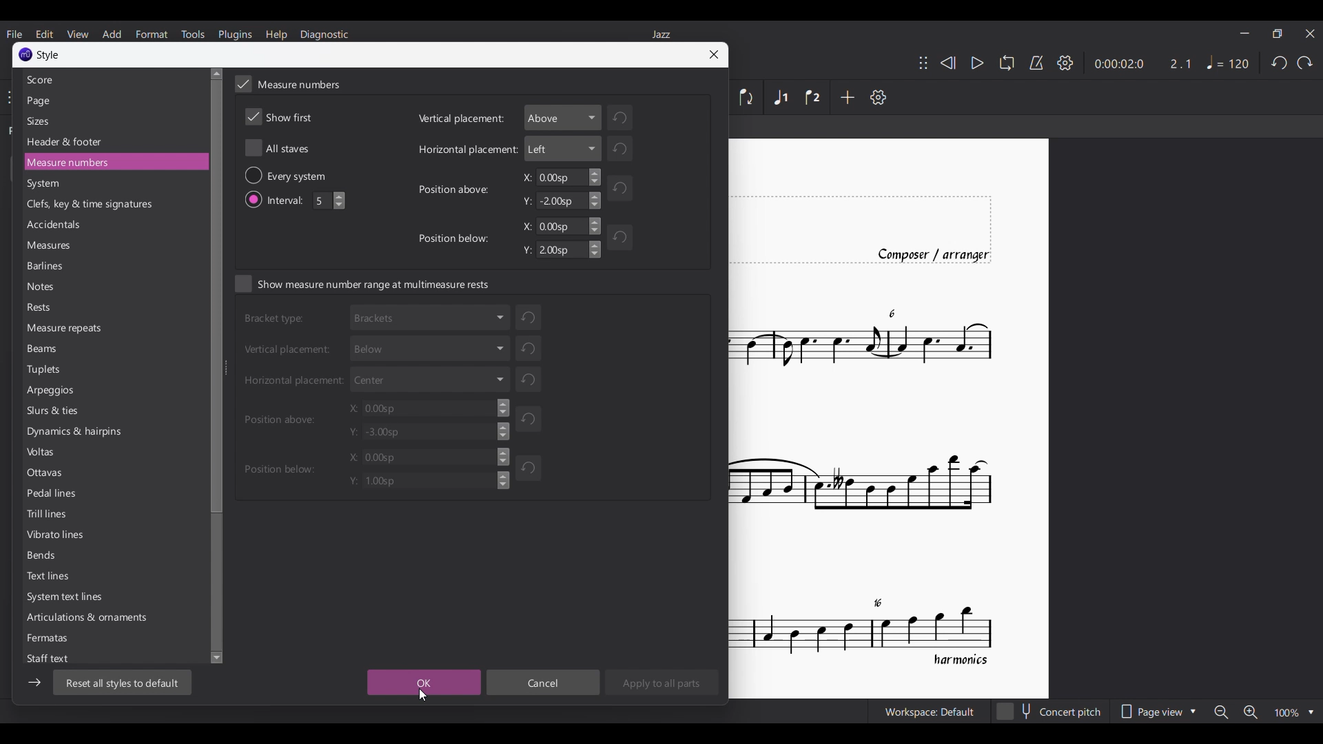 The height and width of the screenshot is (744, 1323). Describe the element at coordinates (41, 101) in the screenshot. I see `Page` at that location.